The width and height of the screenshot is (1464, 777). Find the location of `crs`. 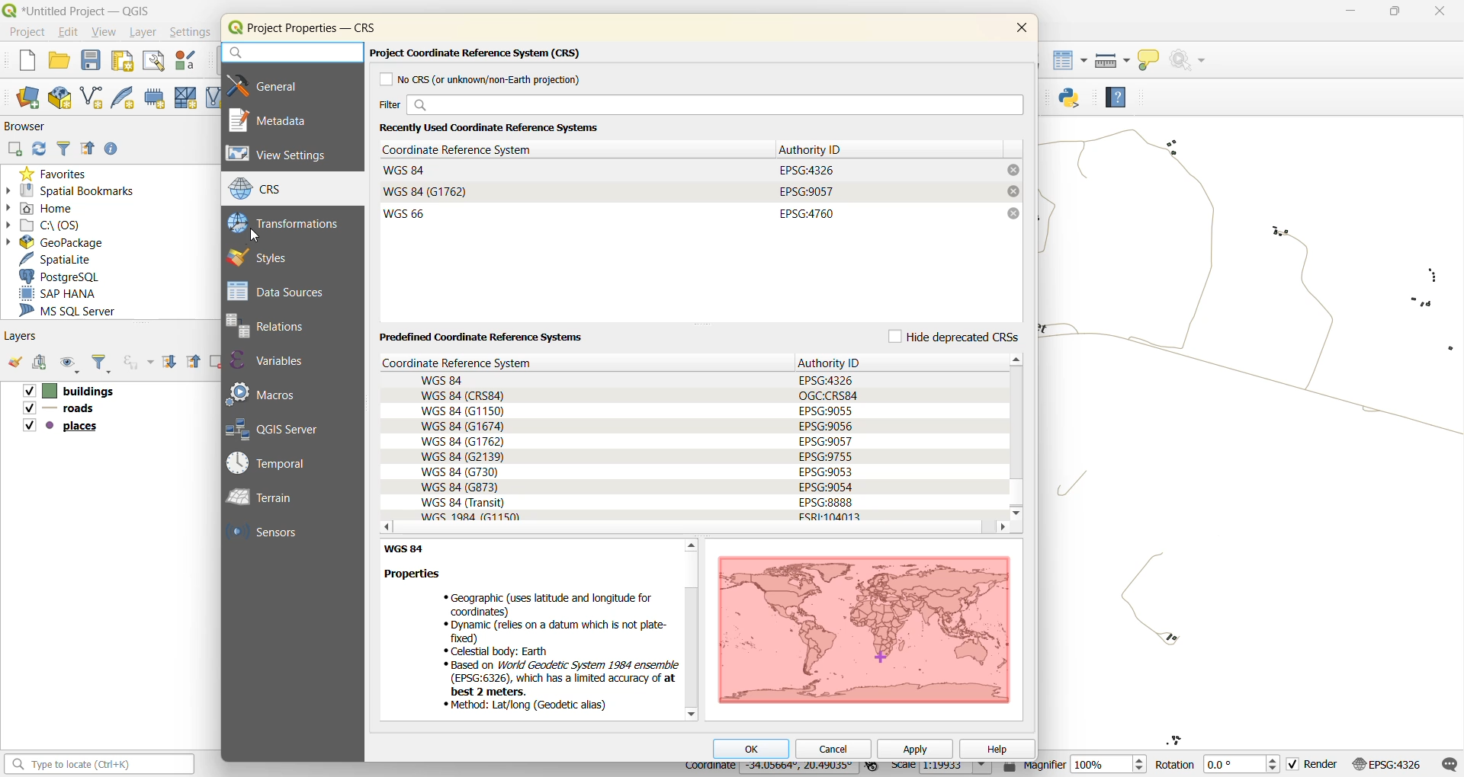

crs is located at coordinates (481, 363).